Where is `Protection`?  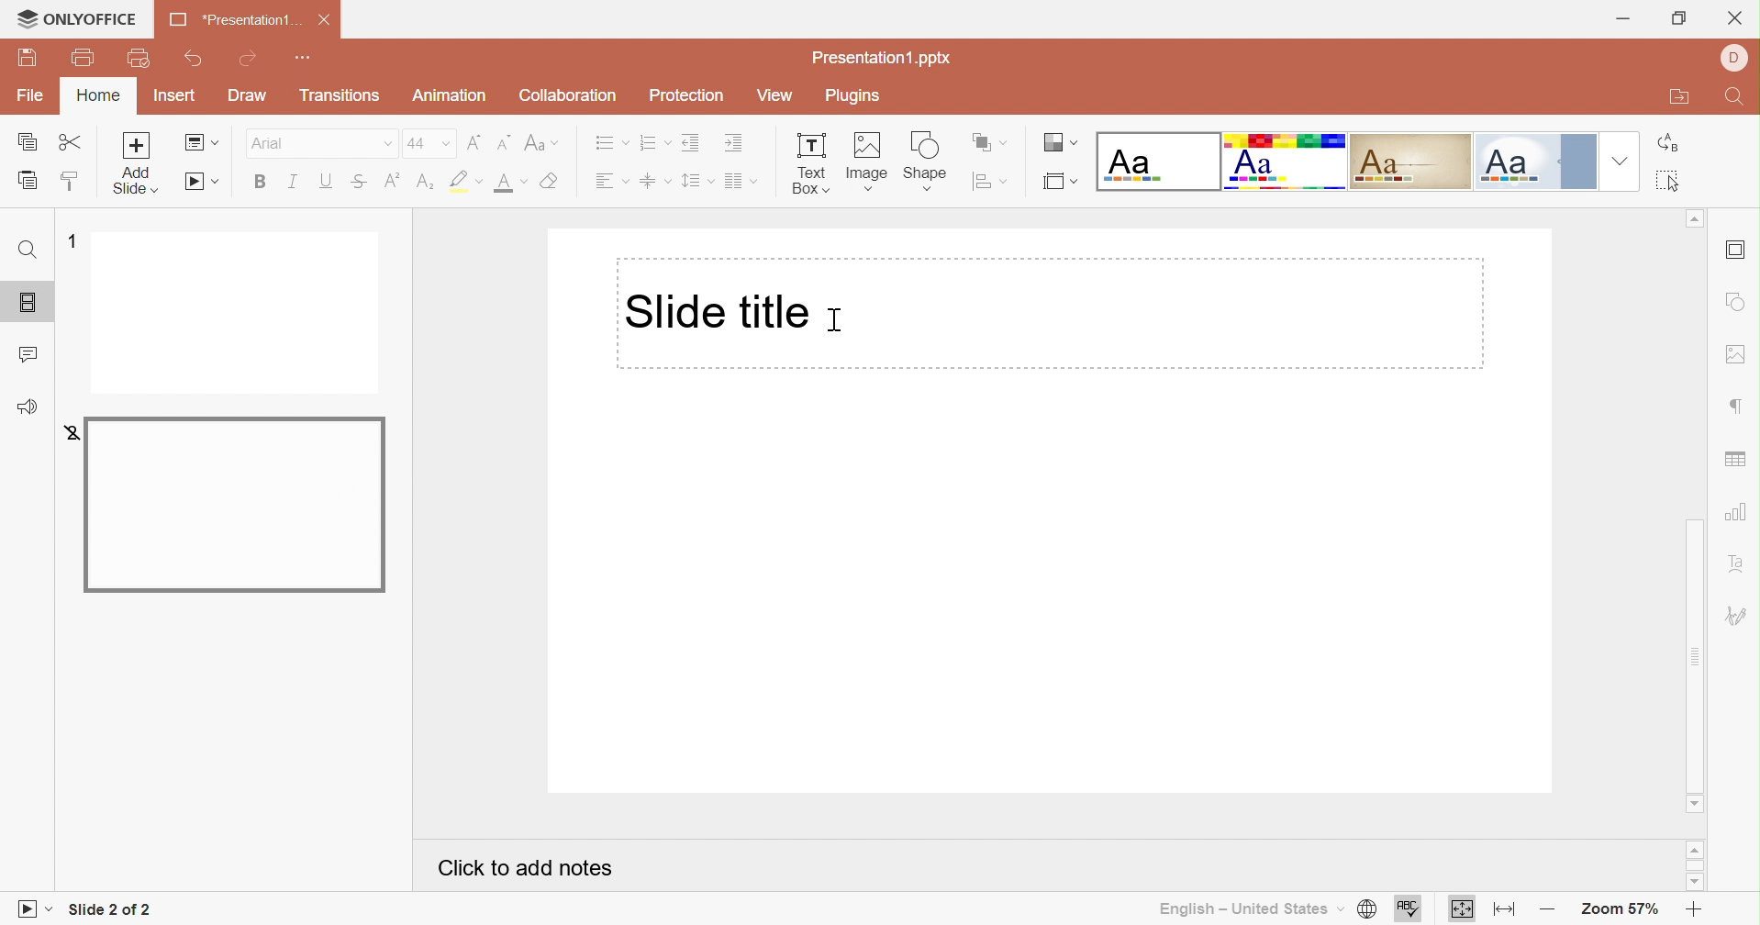 Protection is located at coordinates (685, 93).